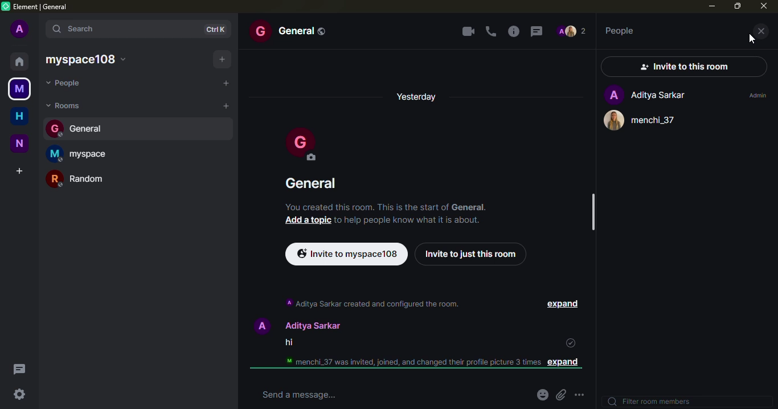 The width and height of the screenshot is (778, 409). Describe the element at coordinates (469, 31) in the screenshot. I see `video call` at that location.